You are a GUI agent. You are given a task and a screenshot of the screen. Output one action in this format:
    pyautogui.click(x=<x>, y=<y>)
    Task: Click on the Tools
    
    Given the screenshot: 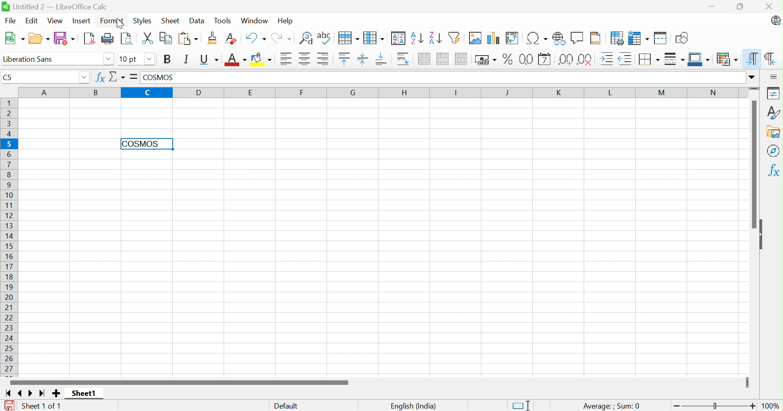 What is the action you would take?
    pyautogui.click(x=225, y=20)
    